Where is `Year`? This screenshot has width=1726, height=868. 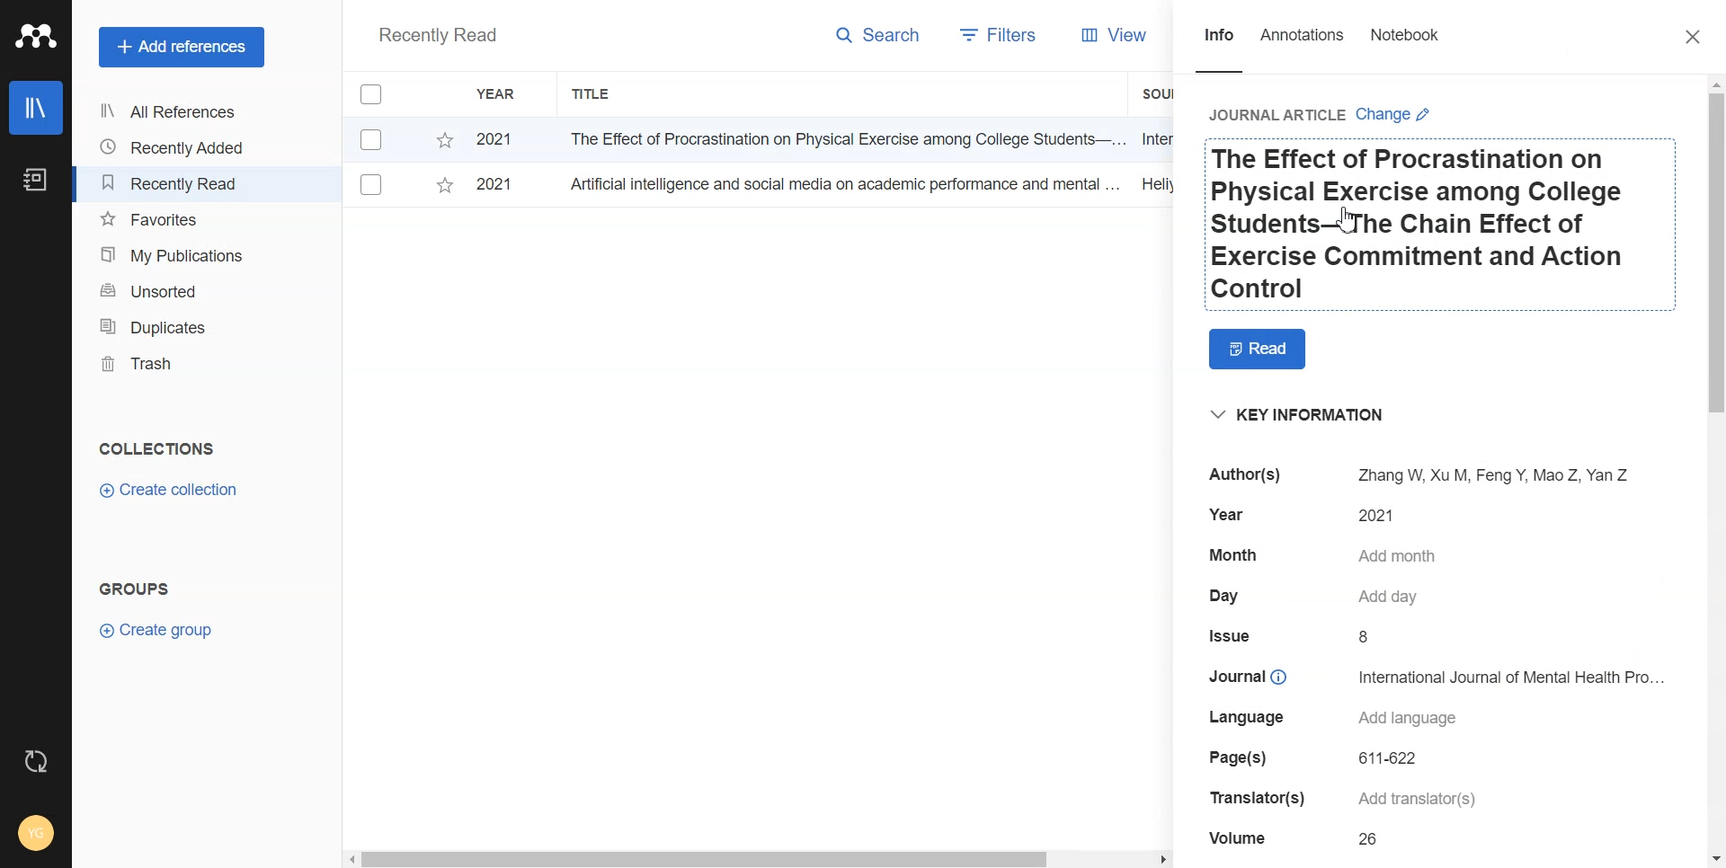
Year is located at coordinates (499, 94).